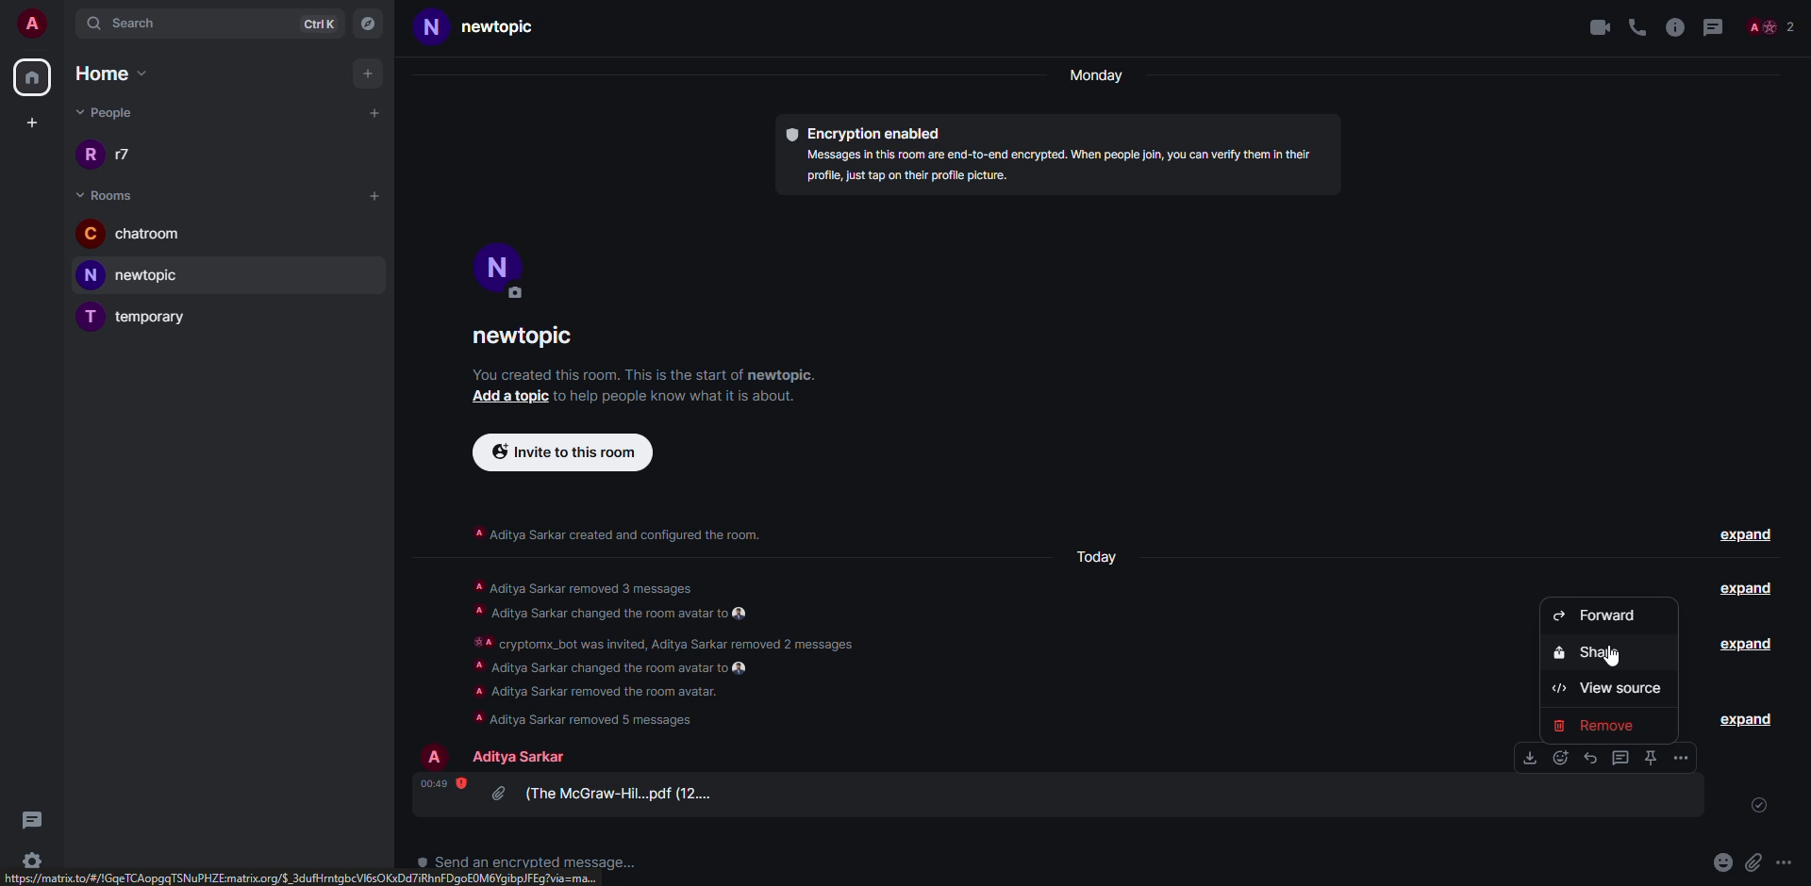  What do you see at coordinates (1761, 806) in the screenshot?
I see `sent` at bounding box center [1761, 806].